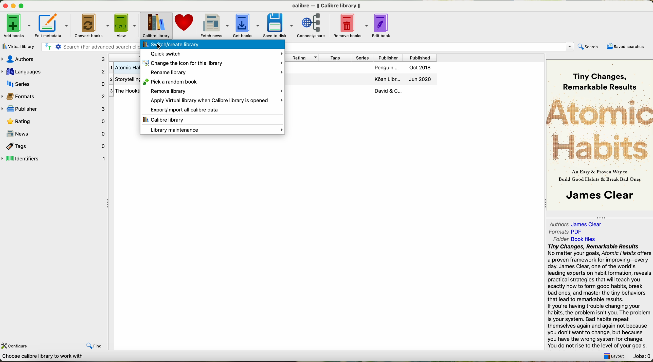 This screenshot has height=362, width=653. I want to click on click on calibre library, so click(155, 26).